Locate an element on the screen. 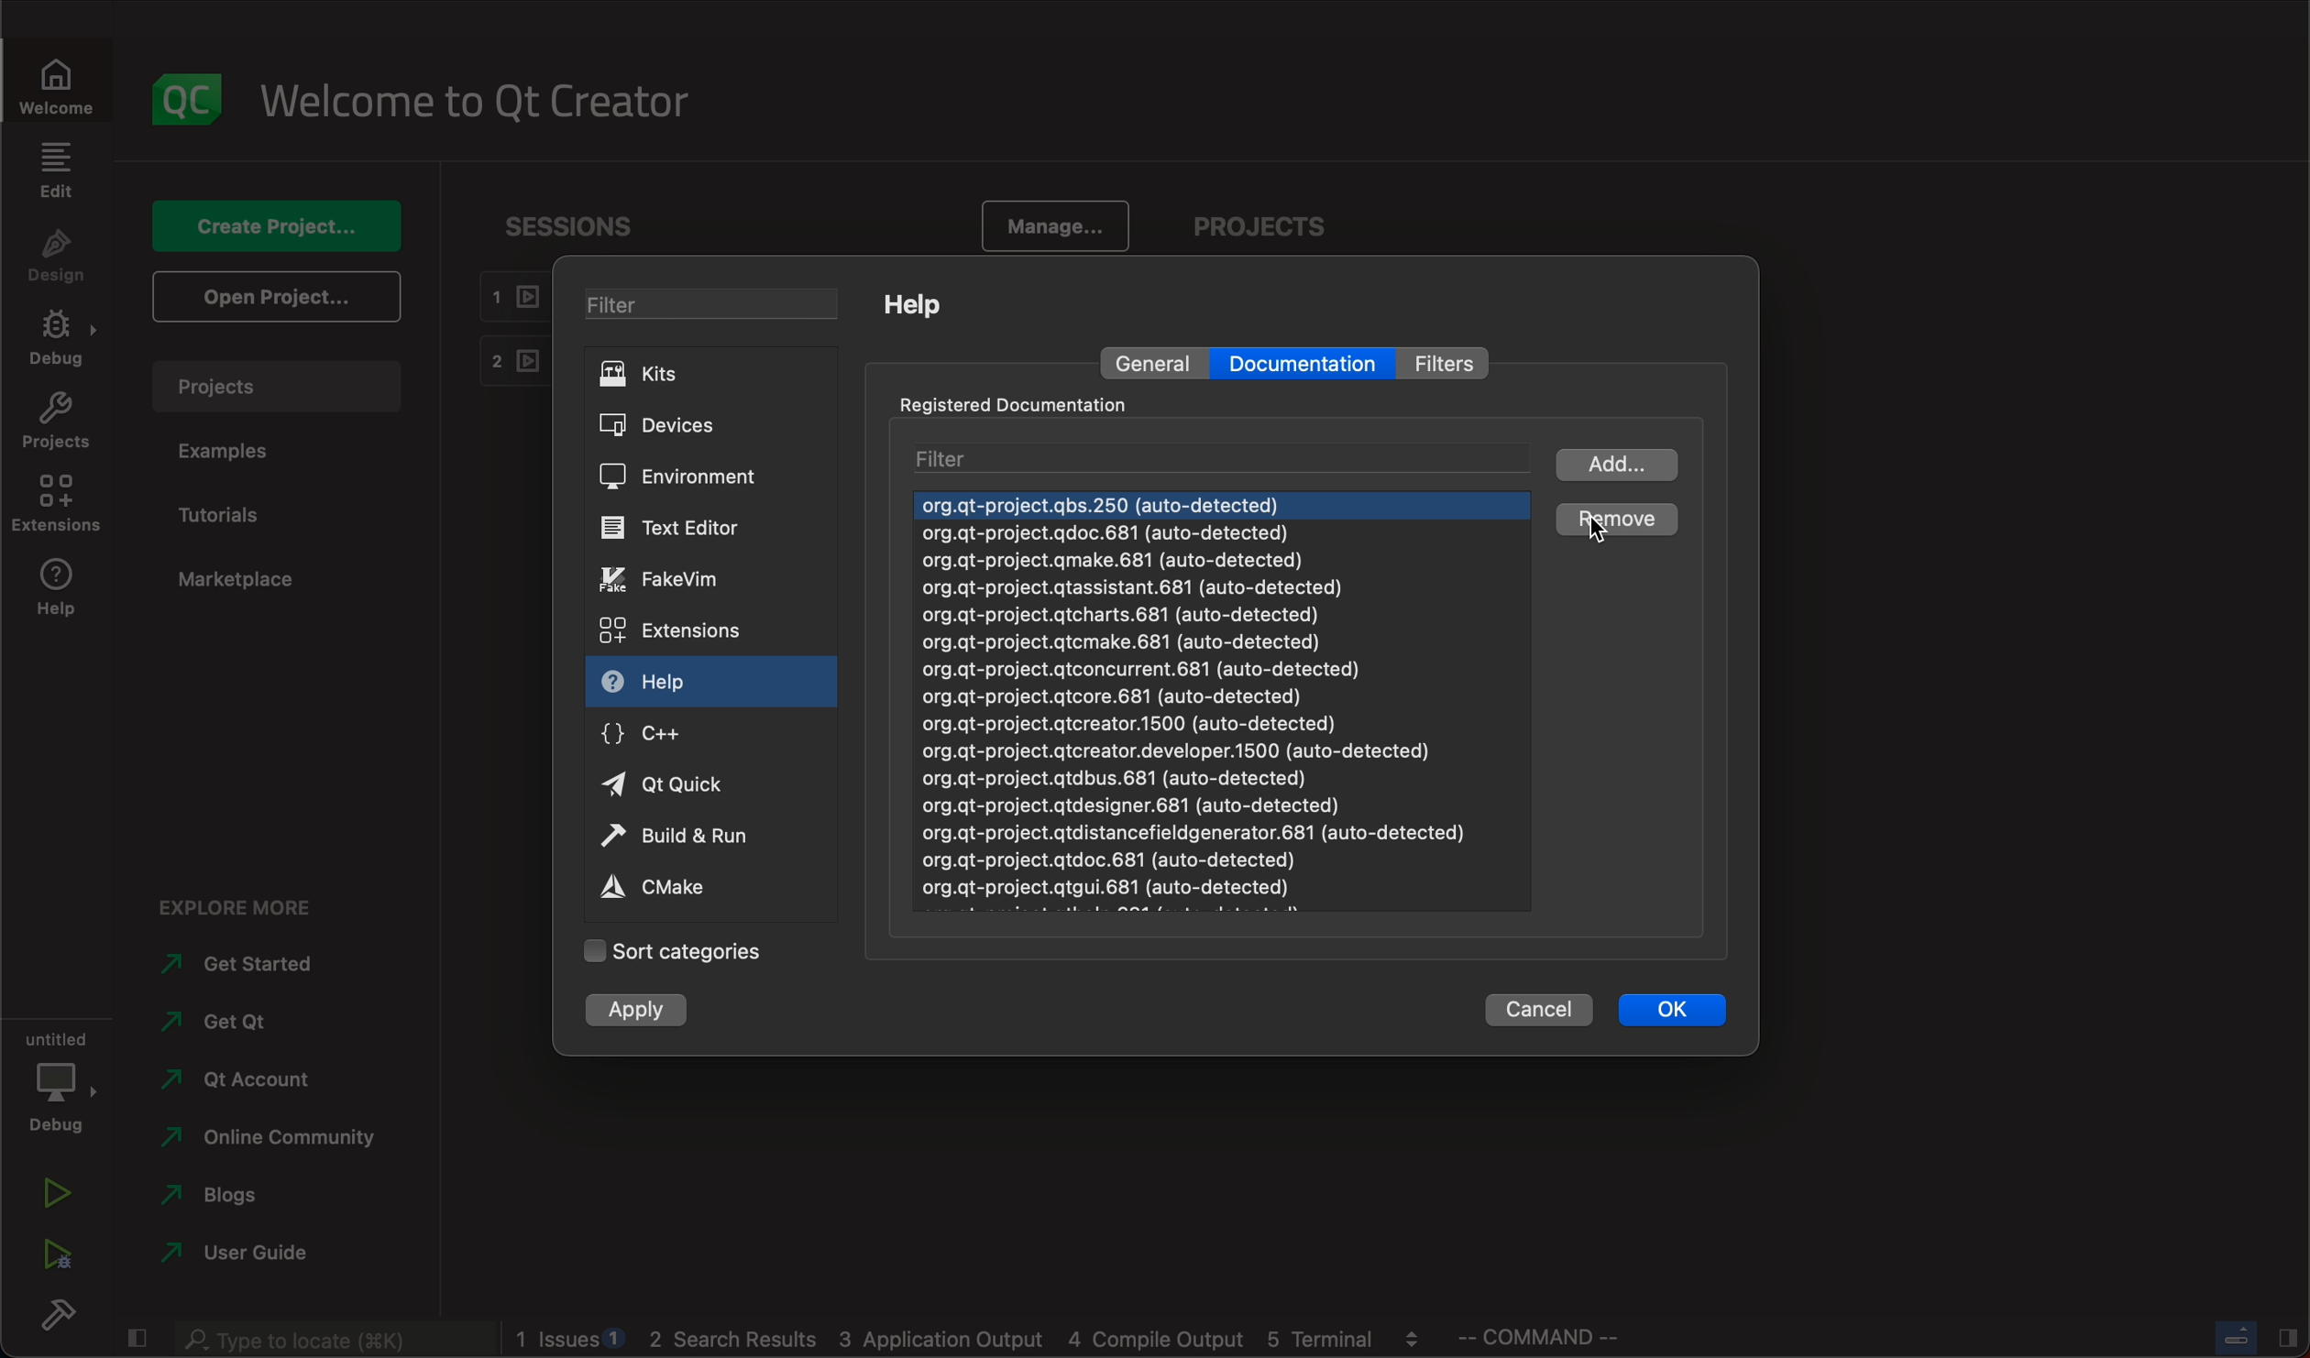 The height and width of the screenshot is (1358, 2310). account is located at coordinates (243, 1082).